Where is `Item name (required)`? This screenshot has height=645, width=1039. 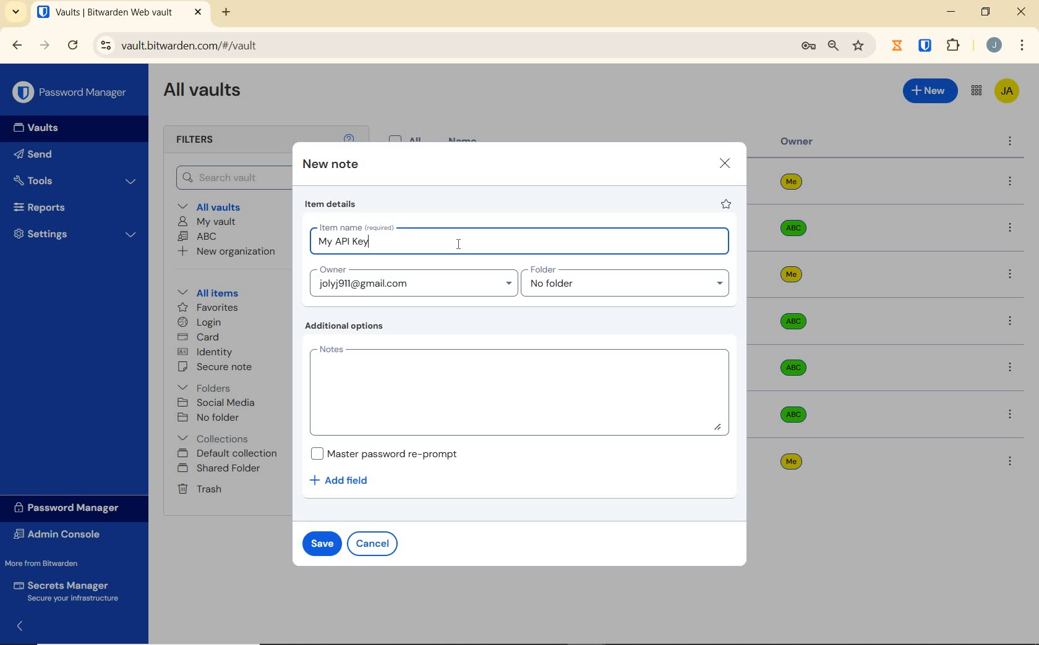
Item name (required) is located at coordinates (356, 226).